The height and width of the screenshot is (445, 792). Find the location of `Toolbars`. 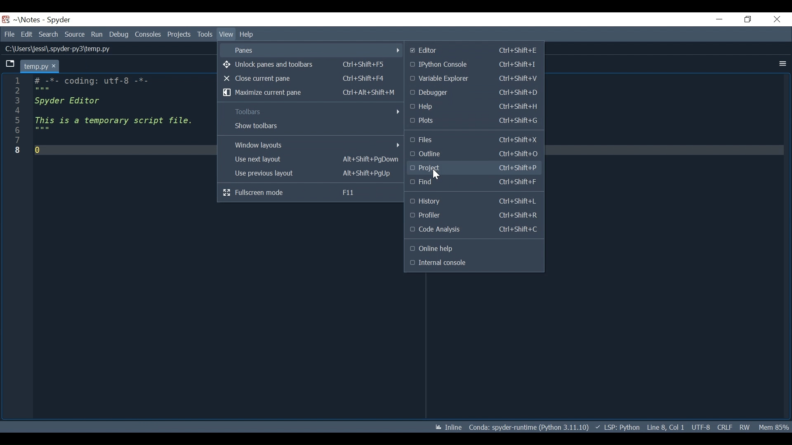

Toolbars is located at coordinates (311, 112).